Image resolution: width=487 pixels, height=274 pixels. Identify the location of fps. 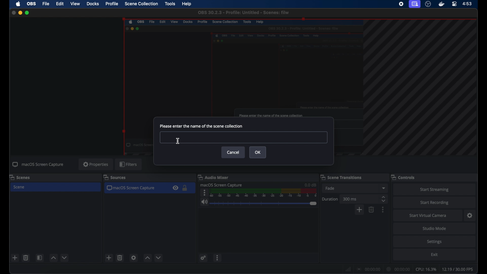
(459, 269).